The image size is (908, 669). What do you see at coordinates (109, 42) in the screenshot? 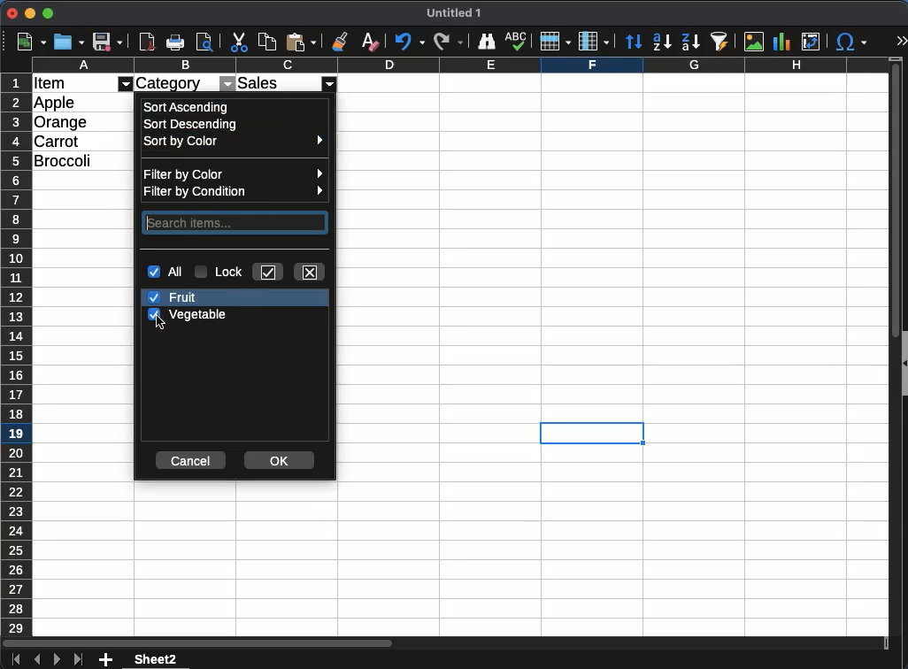
I see `save` at bounding box center [109, 42].